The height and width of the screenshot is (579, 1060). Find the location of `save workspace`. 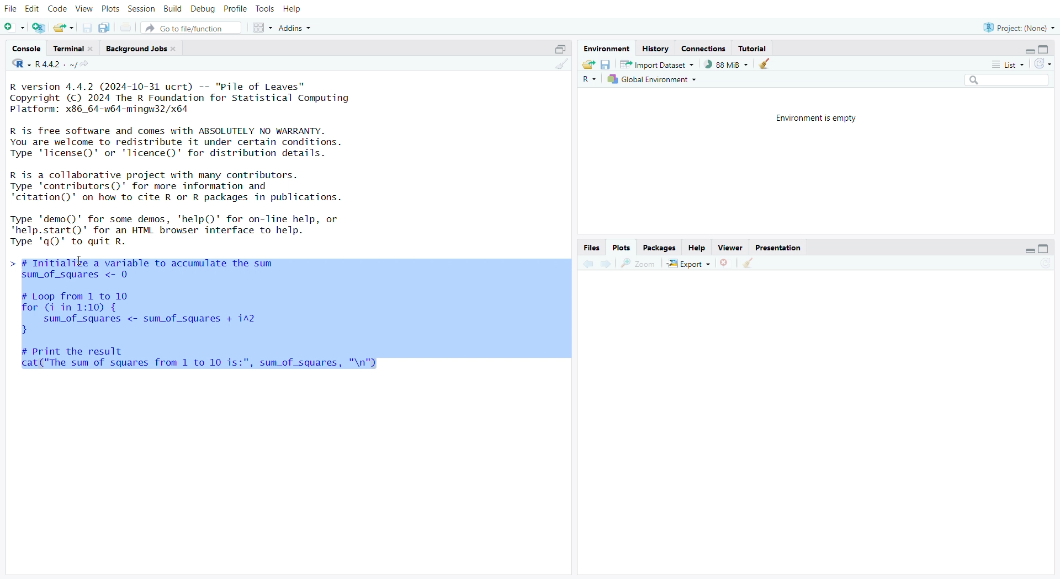

save workspace is located at coordinates (607, 65).